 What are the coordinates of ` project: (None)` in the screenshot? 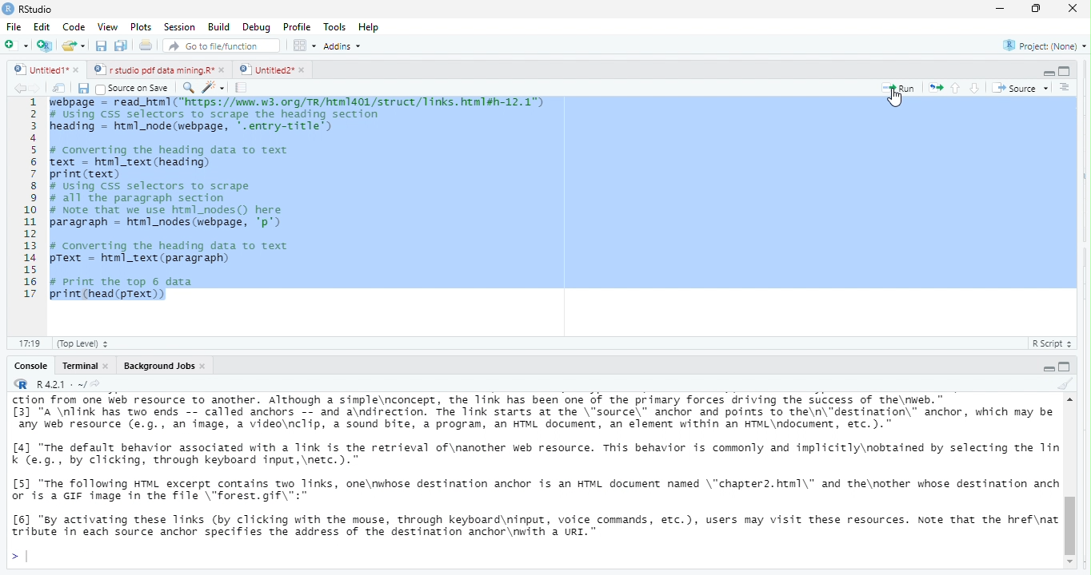 It's located at (1045, 48).